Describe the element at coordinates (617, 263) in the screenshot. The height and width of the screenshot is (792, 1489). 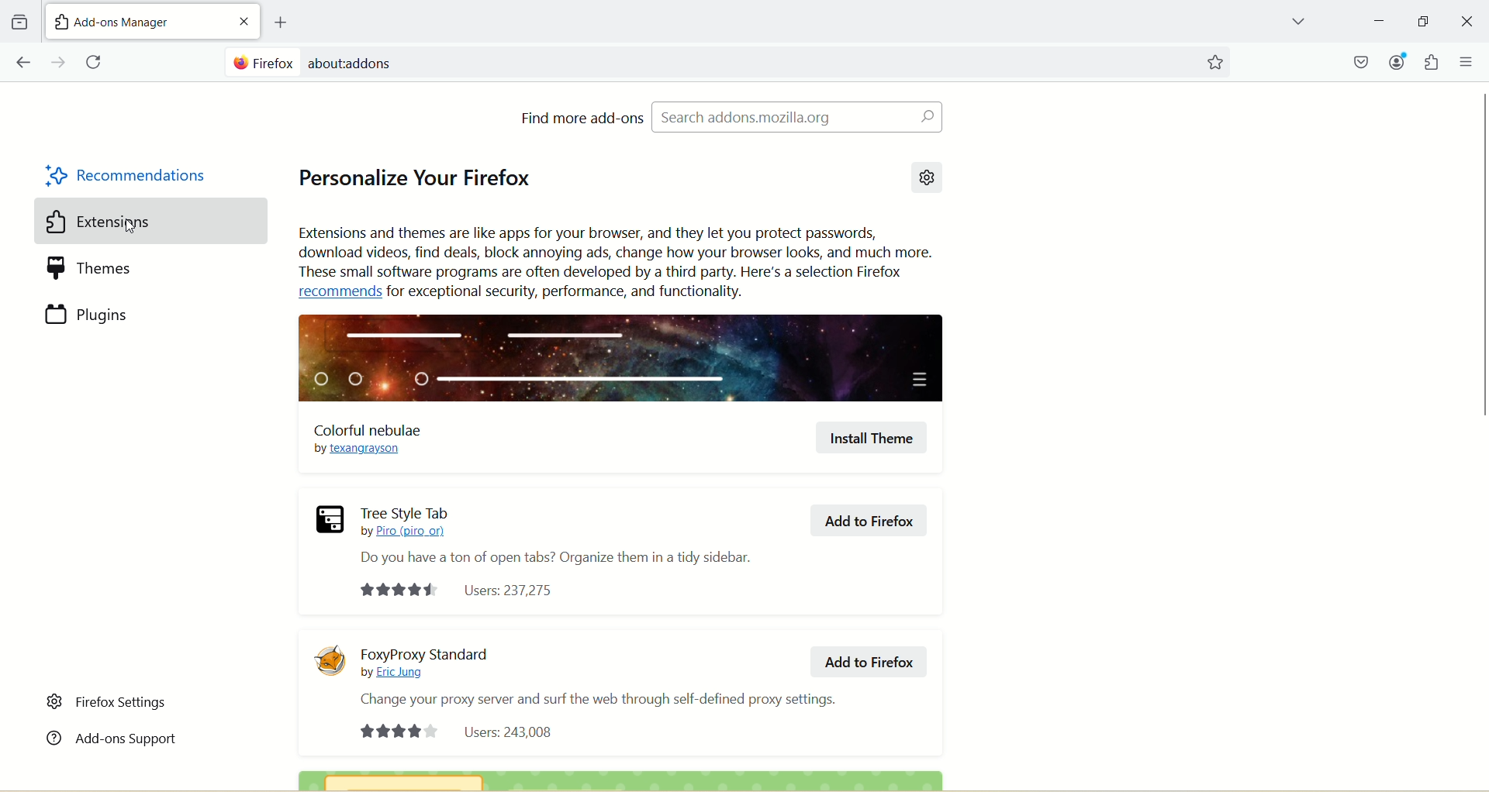
I see `Extensions and themes are like apps for your browser, and they let you protect passwords,
download videos, find deals, block annoying ads, change how your browser looks, and much more.
These small software programs are often developed by a third party. Here's a selection Firefox
recommends for exceptional security, performance, and functionality.` at that location.